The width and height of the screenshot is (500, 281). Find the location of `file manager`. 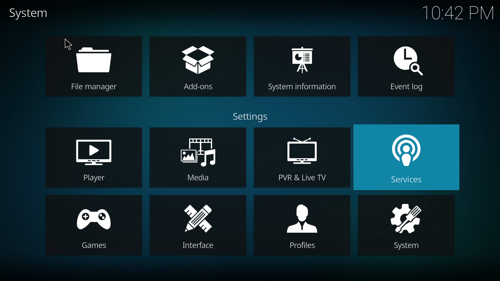

file manager is located at coordinates (92, 66).